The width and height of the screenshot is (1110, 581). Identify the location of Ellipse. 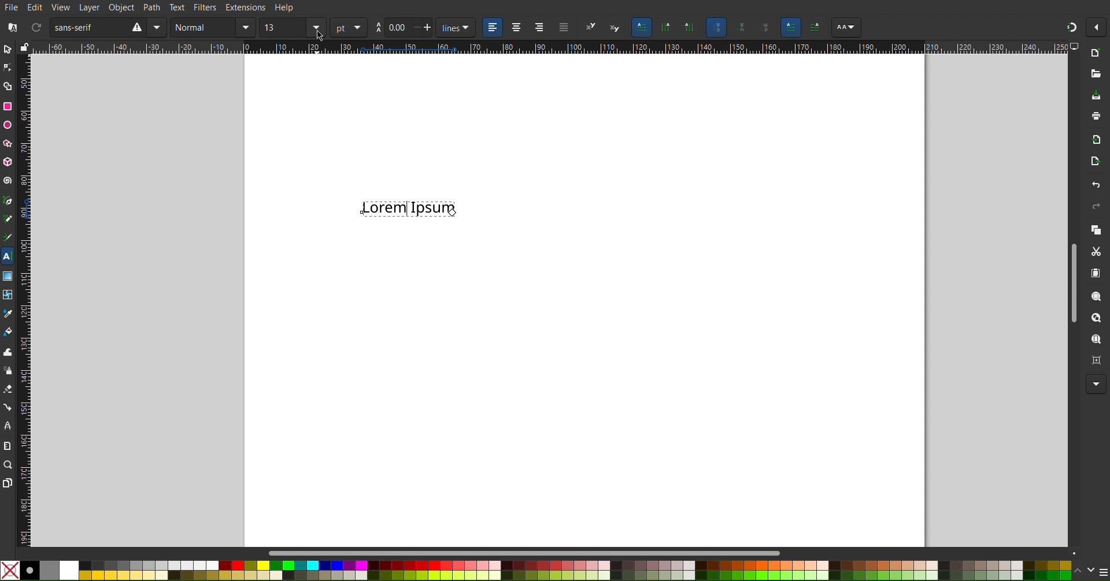
(8, 125).